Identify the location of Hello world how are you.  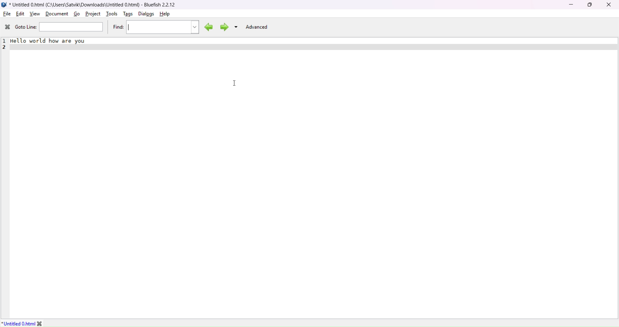
(54, 42).